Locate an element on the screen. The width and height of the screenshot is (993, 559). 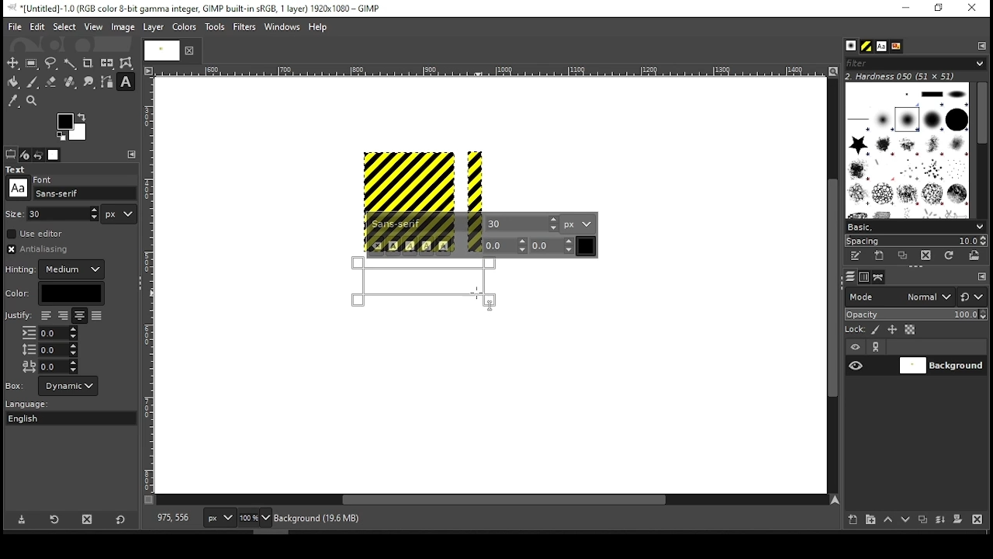
close is located at coordinates (188, 50).